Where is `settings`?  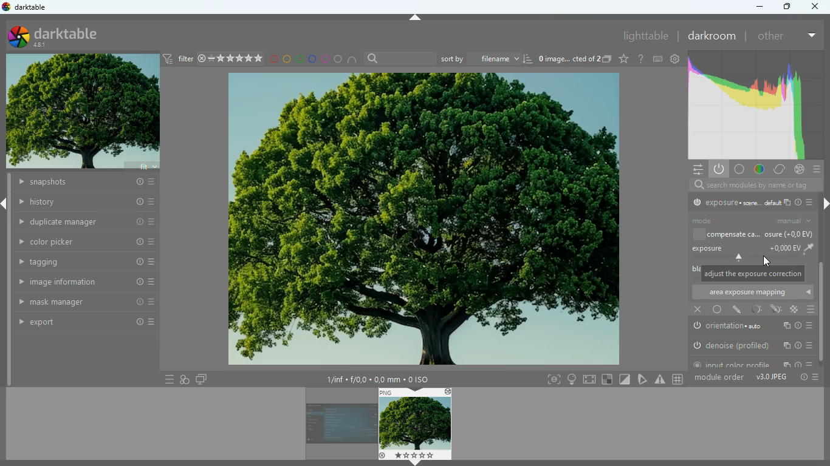 settings is located at coordinates (676, 59).